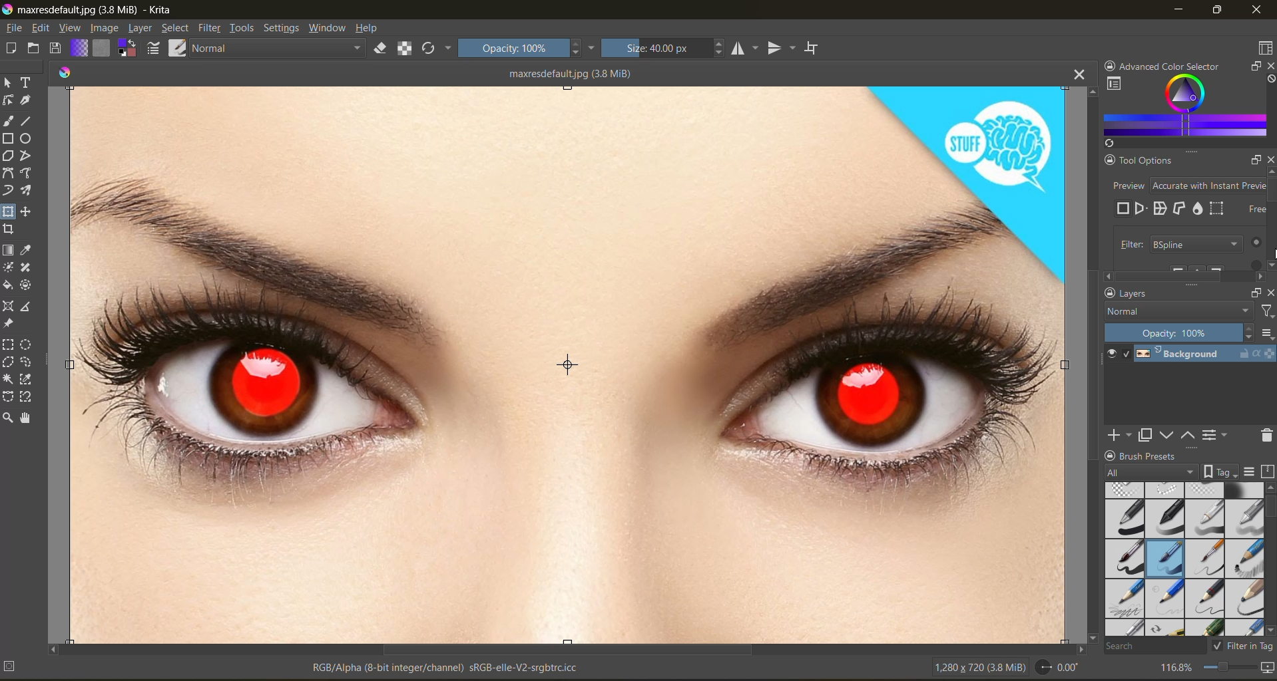  I want to click on edit brush settings, so click(156, 50).